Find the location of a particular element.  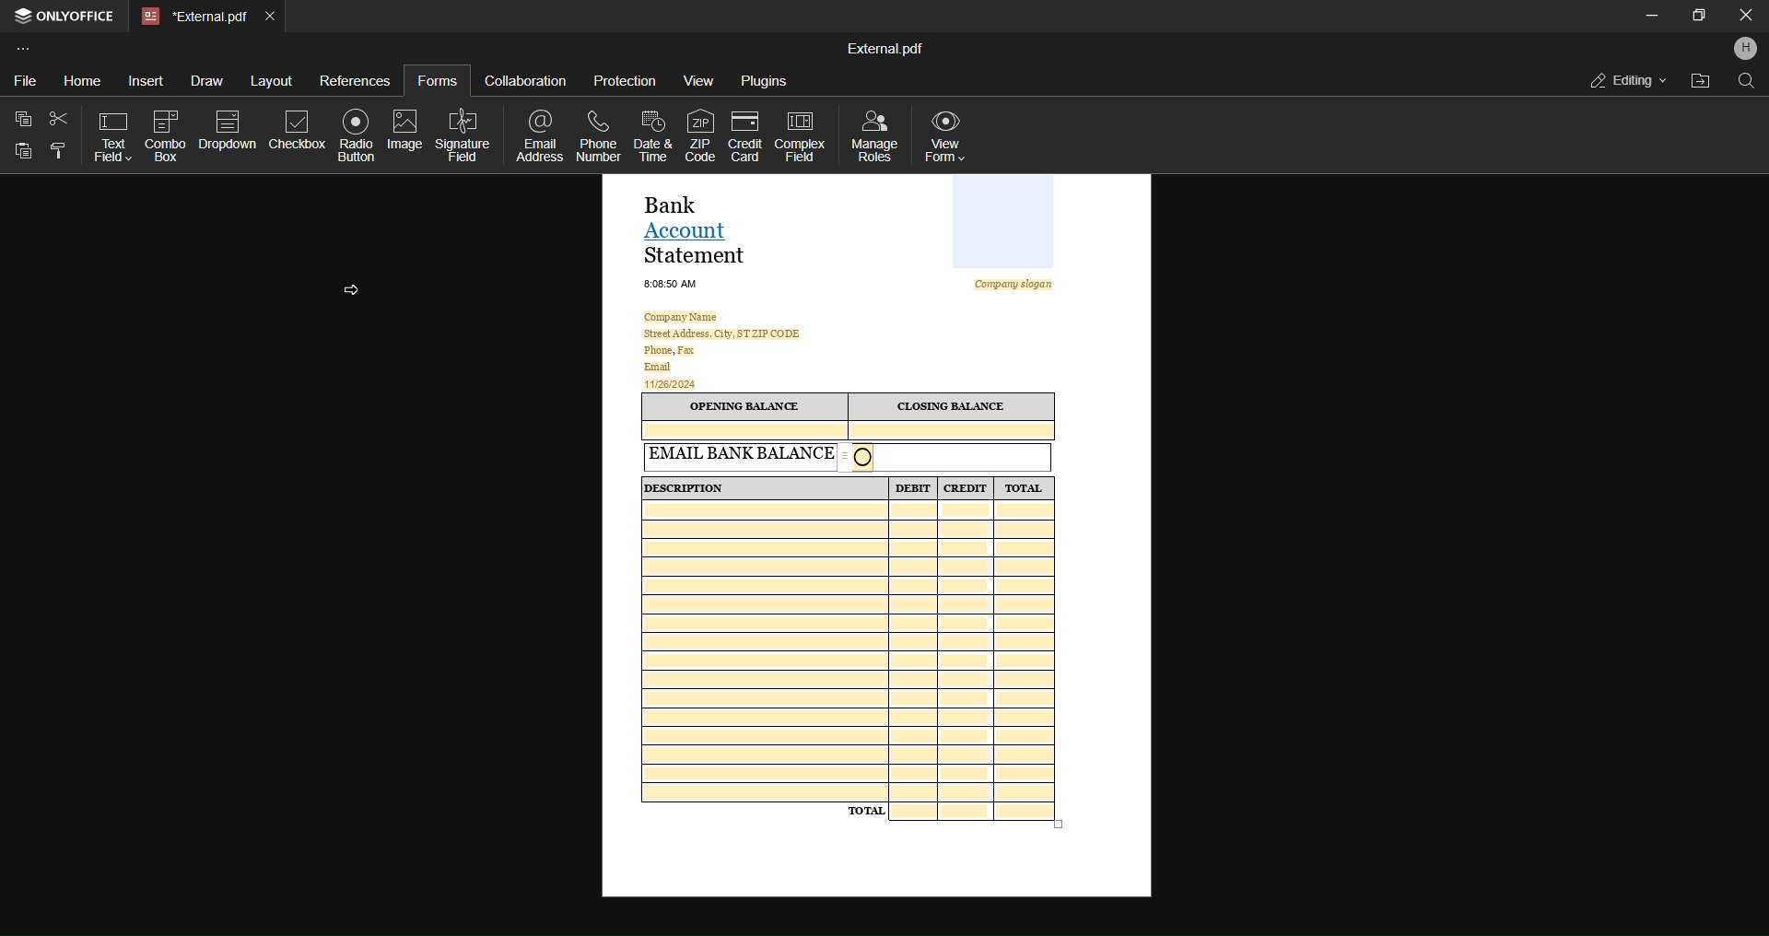

manage roles is located at coordinates (873, 135).